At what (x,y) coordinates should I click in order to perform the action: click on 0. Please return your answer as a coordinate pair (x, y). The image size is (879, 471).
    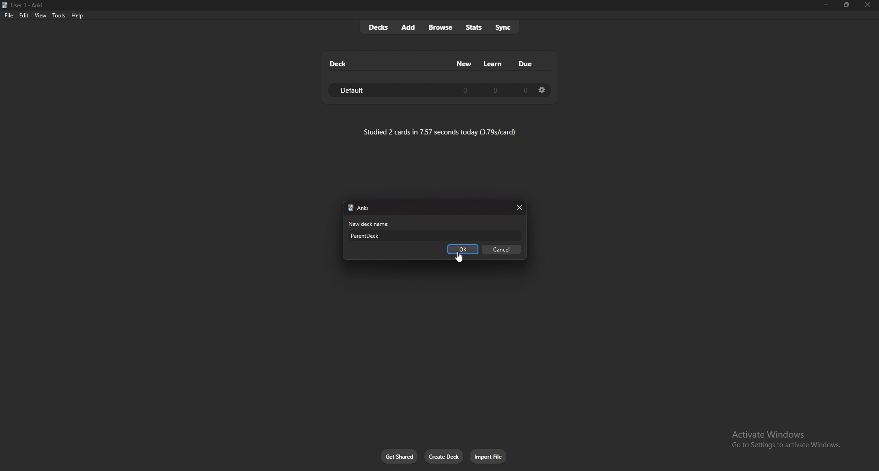
    Looking at the image, I should click on (496, 90).